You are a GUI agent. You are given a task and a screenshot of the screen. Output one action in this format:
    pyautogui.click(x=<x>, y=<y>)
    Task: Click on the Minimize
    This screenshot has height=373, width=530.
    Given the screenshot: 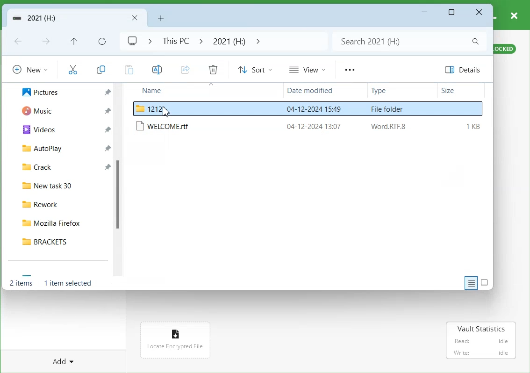 What is the action you would take?
    pyautogui.click(x=425, y=13)
    